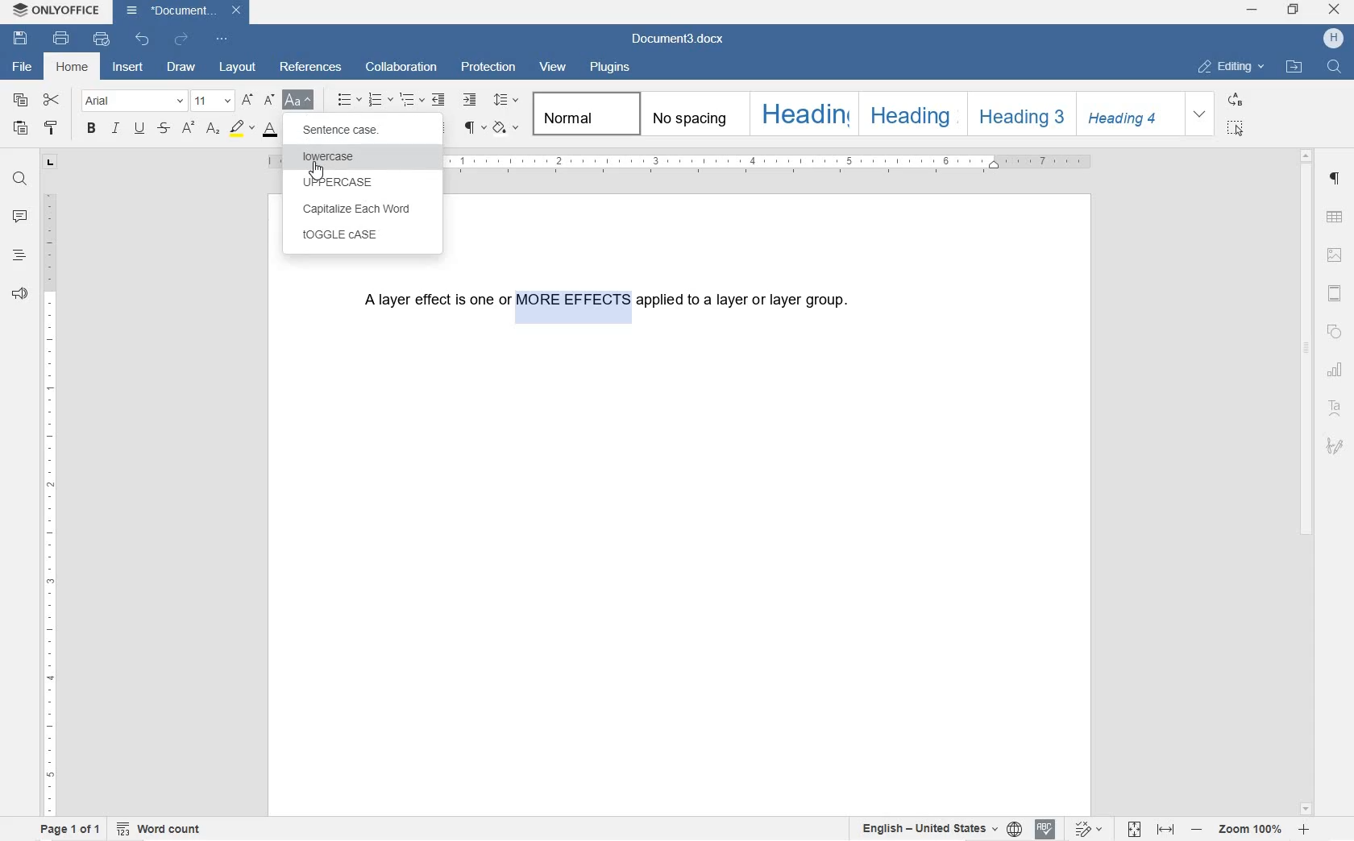  What do you see at coordinates (92, 130) in the screenshot?
I see `BOLD` at bounding box center [92, 130].